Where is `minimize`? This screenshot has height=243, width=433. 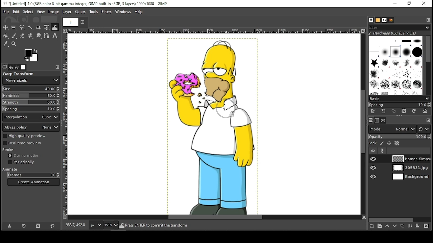
minimize is located at coordinates (395, 4).